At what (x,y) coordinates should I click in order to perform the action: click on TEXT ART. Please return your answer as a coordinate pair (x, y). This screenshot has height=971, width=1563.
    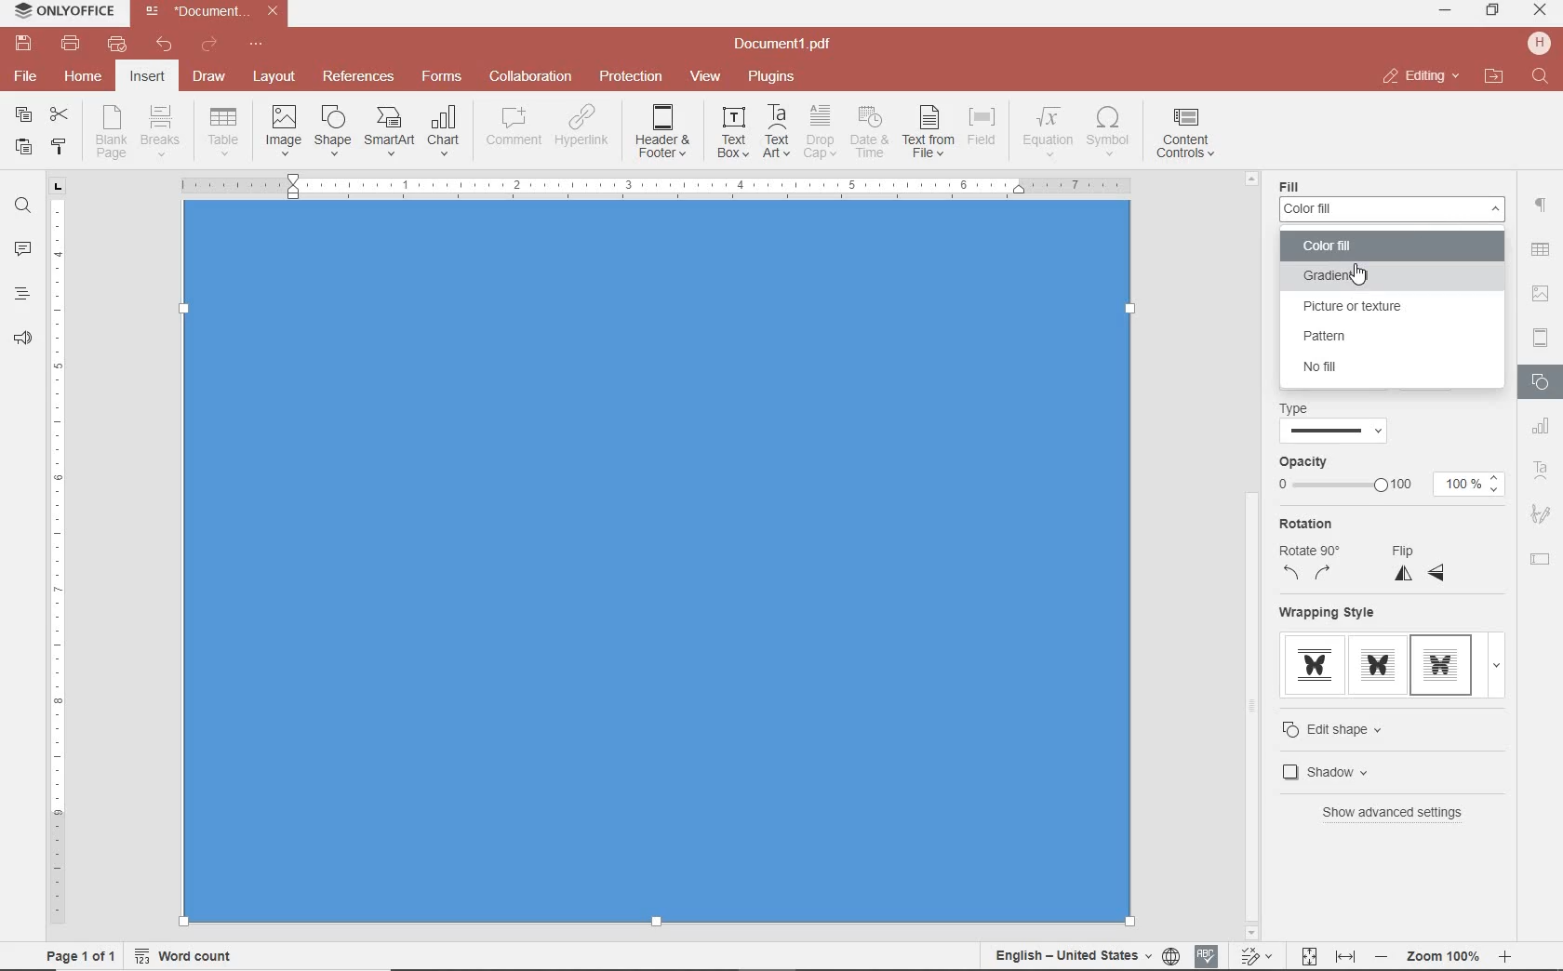
    Looking at the image, I should click on (1542, 472).